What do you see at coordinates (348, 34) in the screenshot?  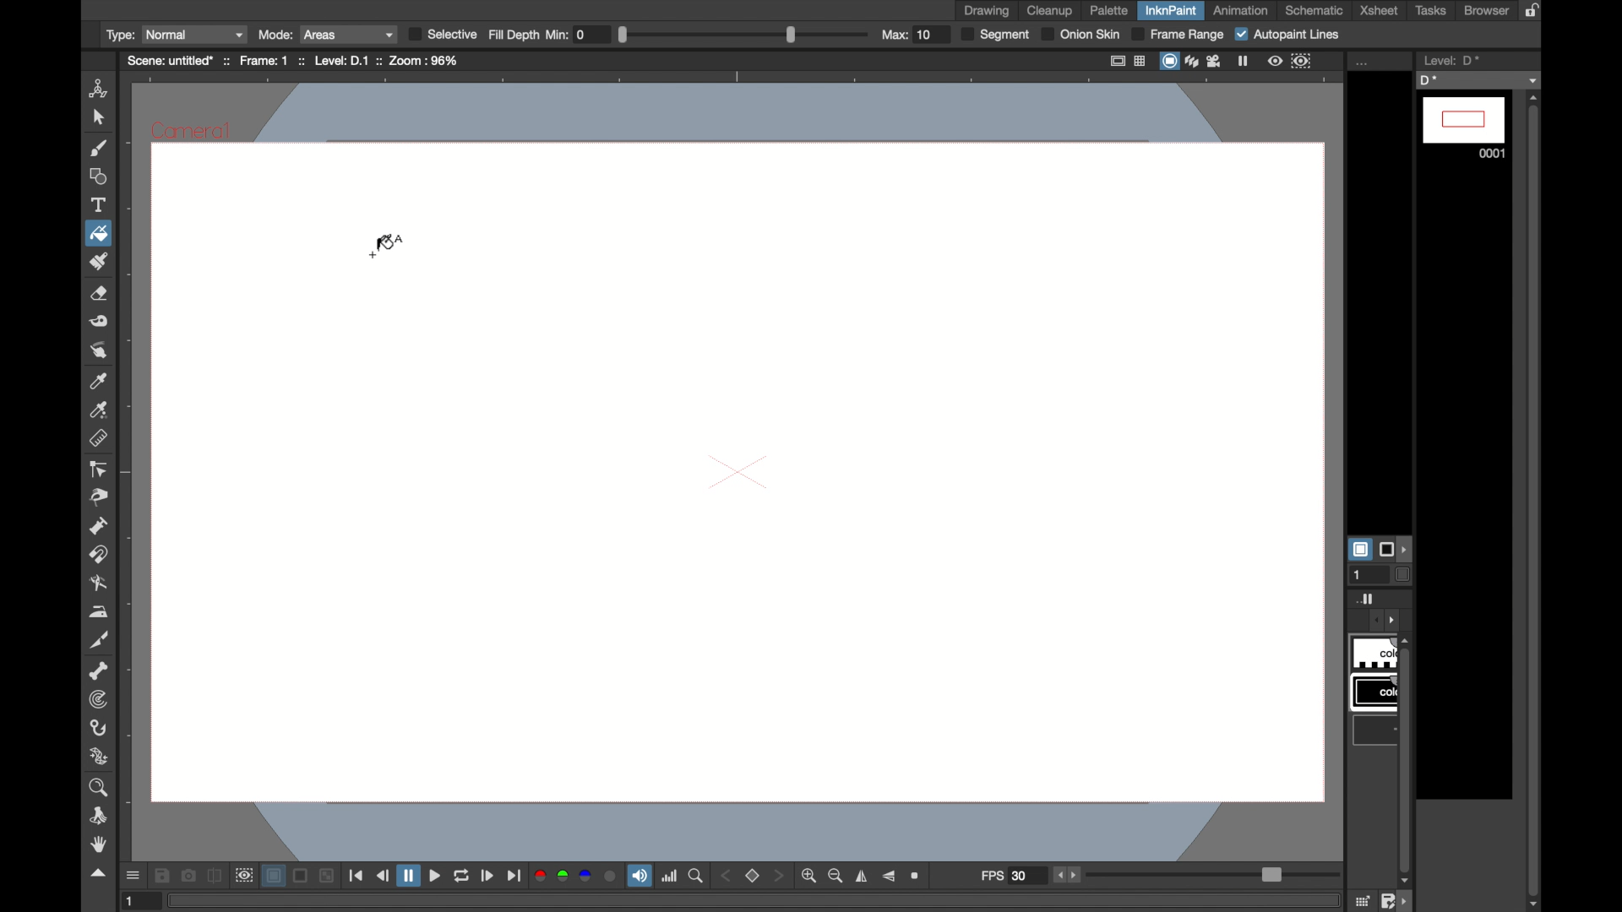 I see `Areas` at bounding box center [348, 34].